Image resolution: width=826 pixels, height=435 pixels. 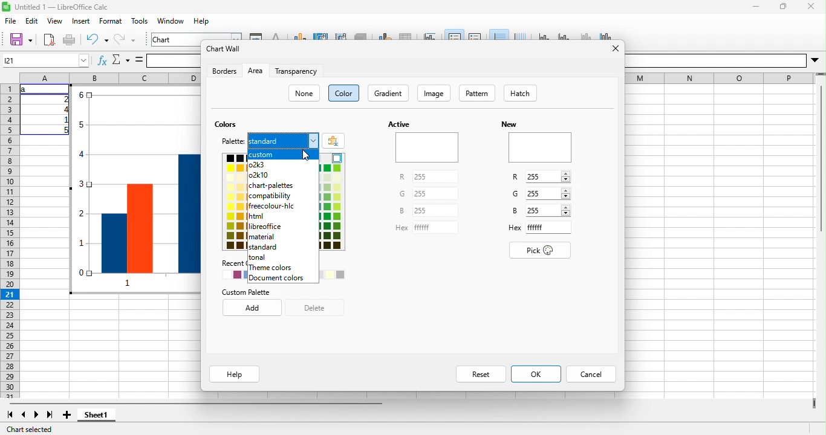 What do you see at coordinates (784, 7) in the screenshot?
I see `maximize` at bounding box center [784, 7].